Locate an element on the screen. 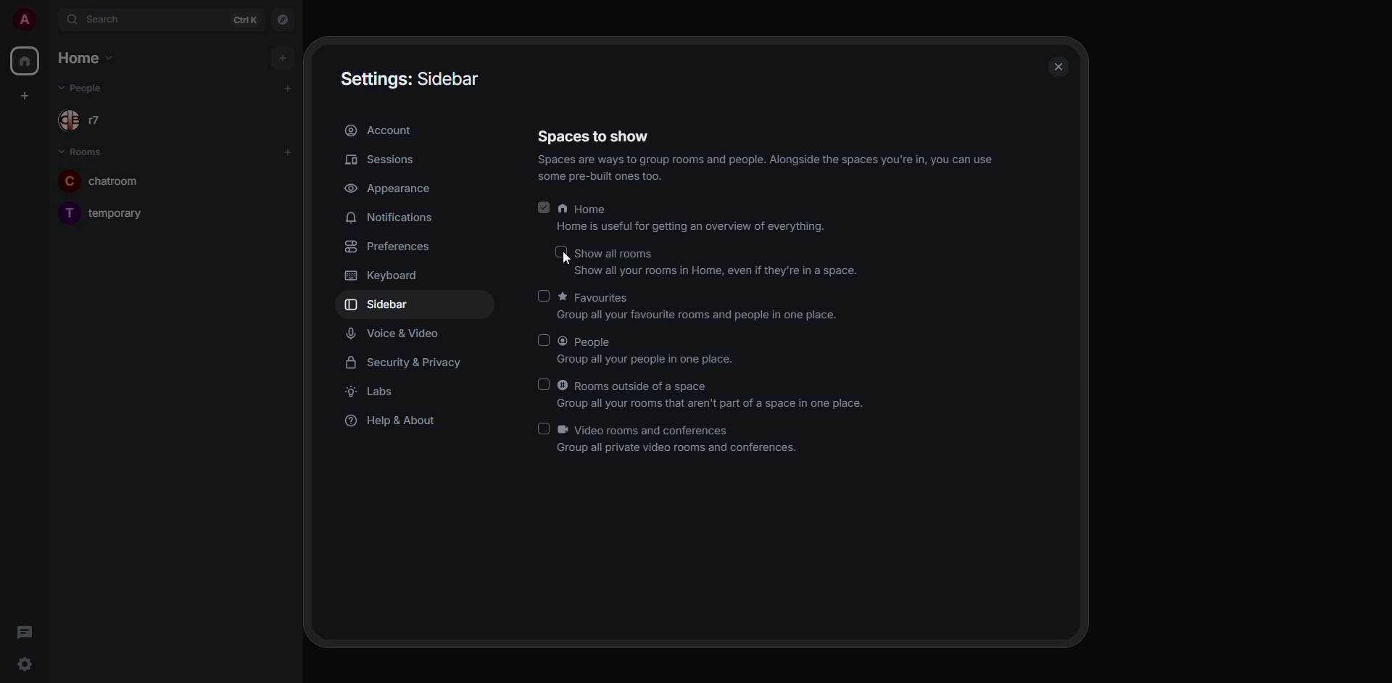  security & privacy is located at coordinates (405, 363).